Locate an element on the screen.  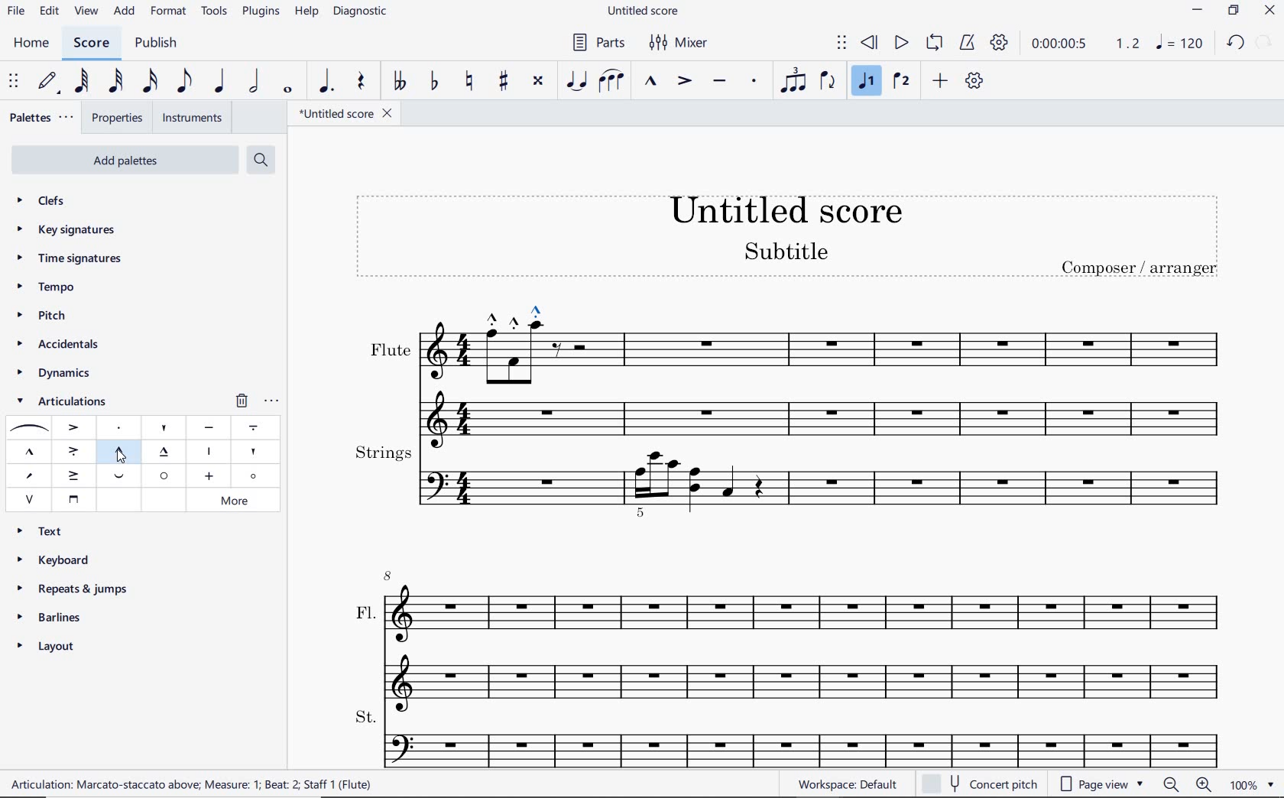
search palettes is located at coordinates (261, 159).